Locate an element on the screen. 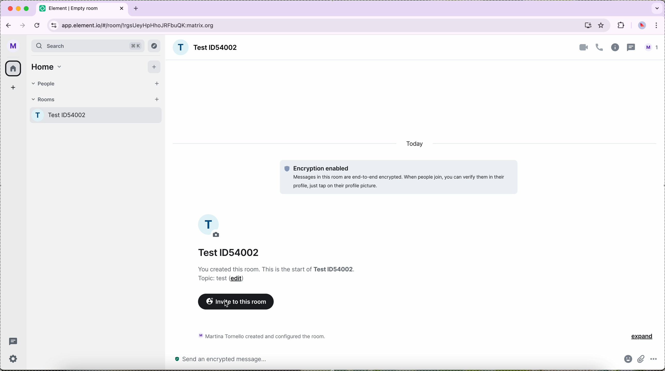  screen is located at coordinates (587, 27).